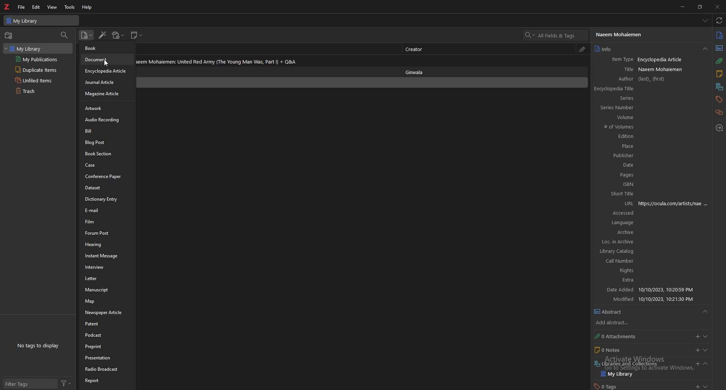  I want to click on close, so click(718, 7).